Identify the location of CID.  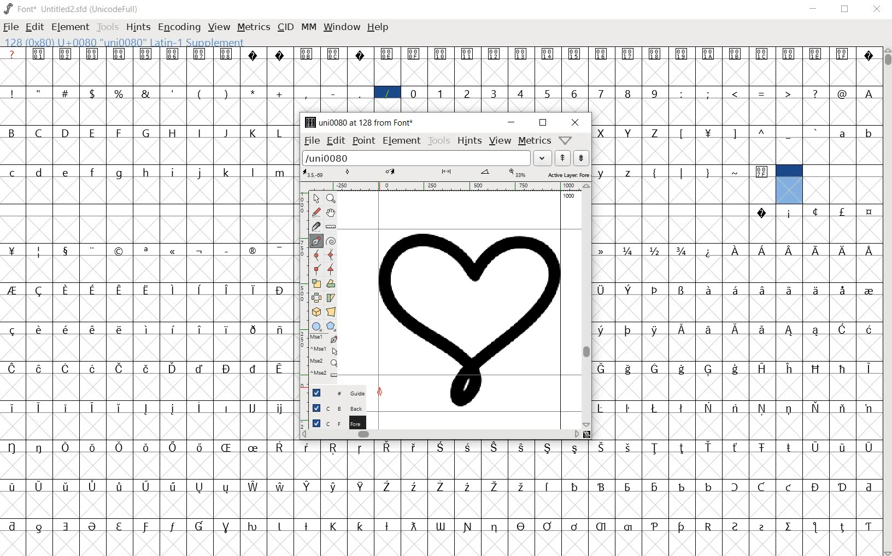
(285, 27).